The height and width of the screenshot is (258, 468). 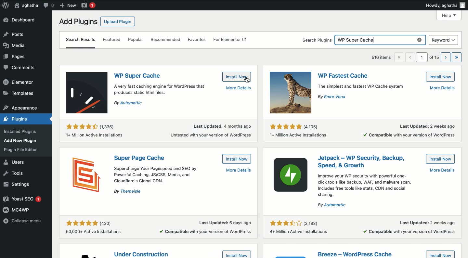 I want to click on MC4WP, so click(x=17, y=210).